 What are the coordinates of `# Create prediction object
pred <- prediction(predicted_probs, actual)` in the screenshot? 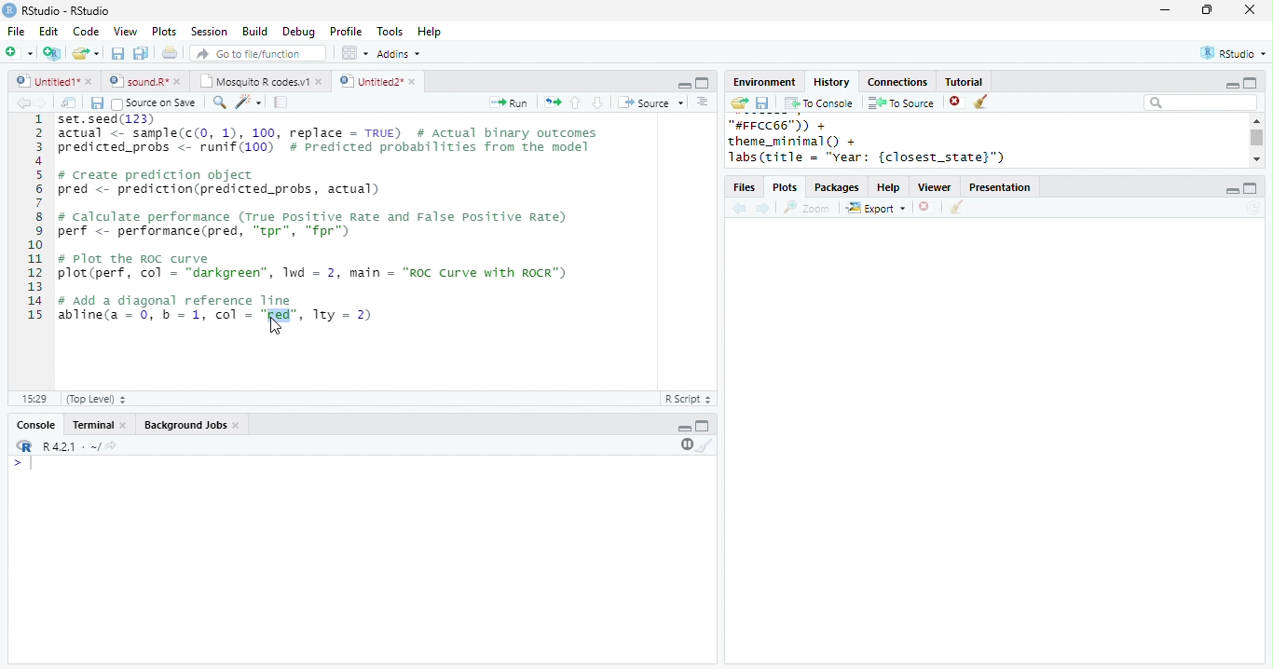 It's located at (220, 183).